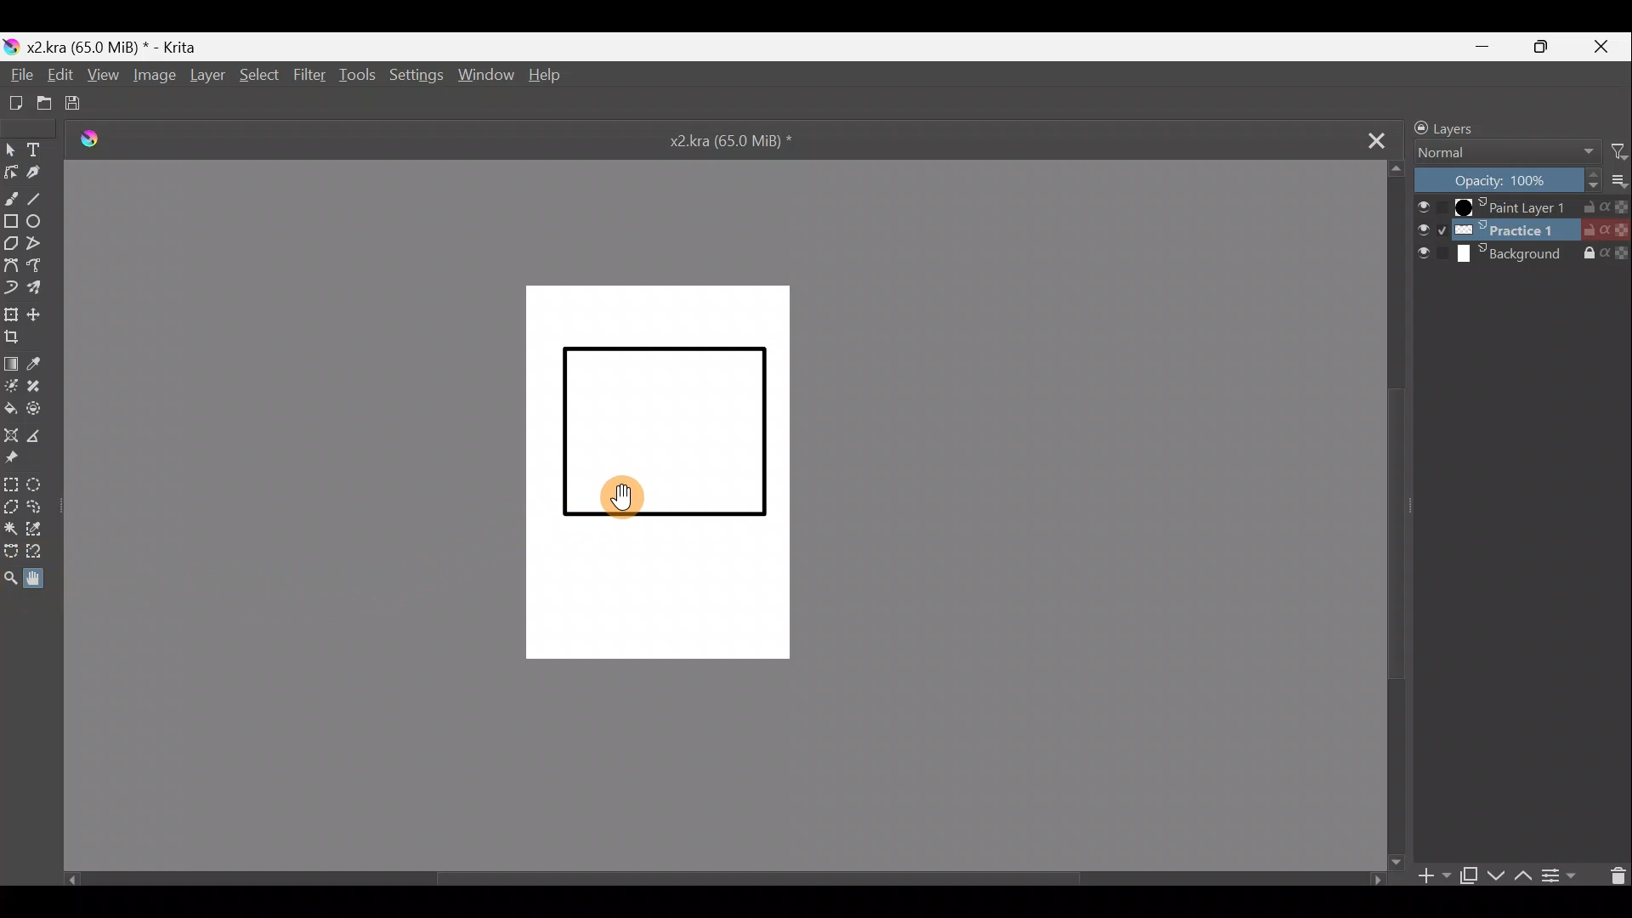  Describe the element at coordinates (11, 195) in the screenshot. I see `Freehand brush tool` at that location.